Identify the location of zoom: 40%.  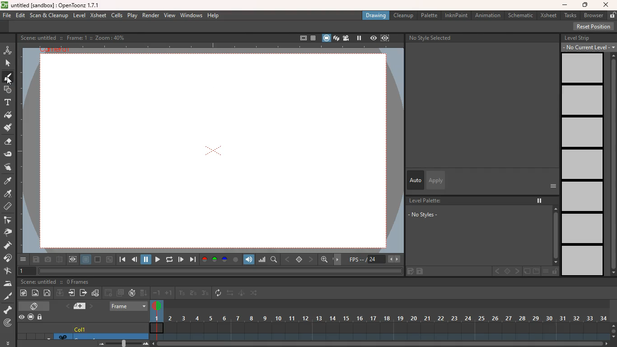
(108, 38).